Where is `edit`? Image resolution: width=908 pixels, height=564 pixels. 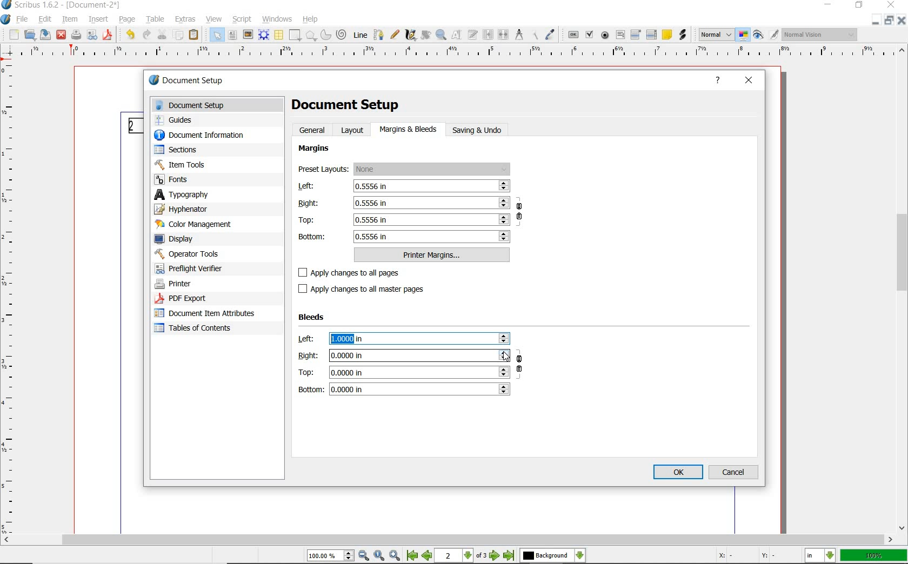 edit is located at coordinates (44, 19).